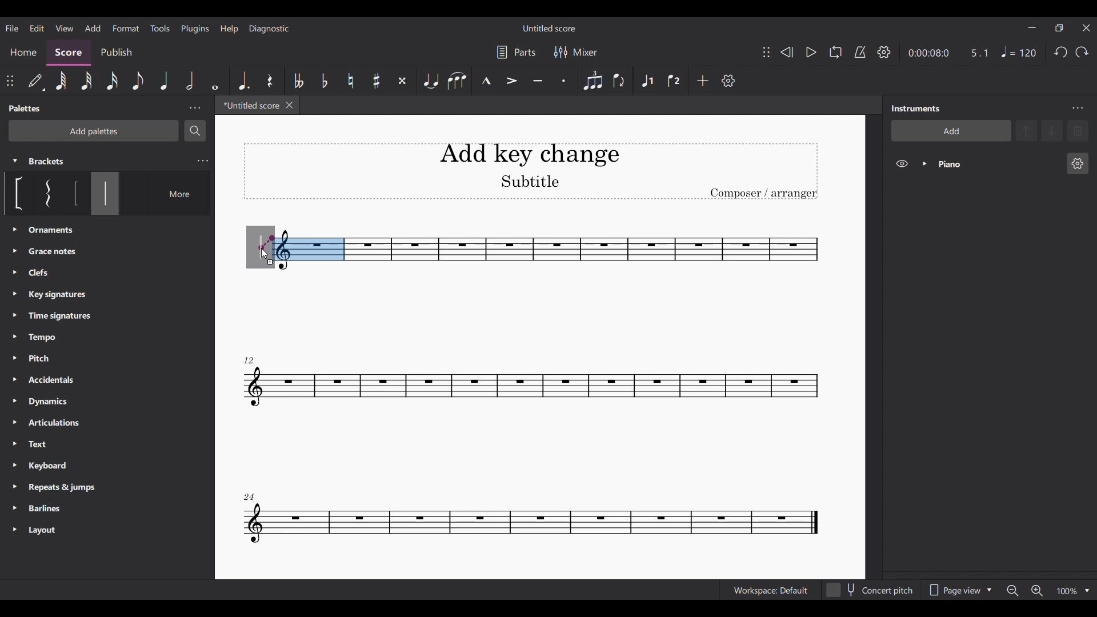  I want to click on Loop playback, so click(835, 51).